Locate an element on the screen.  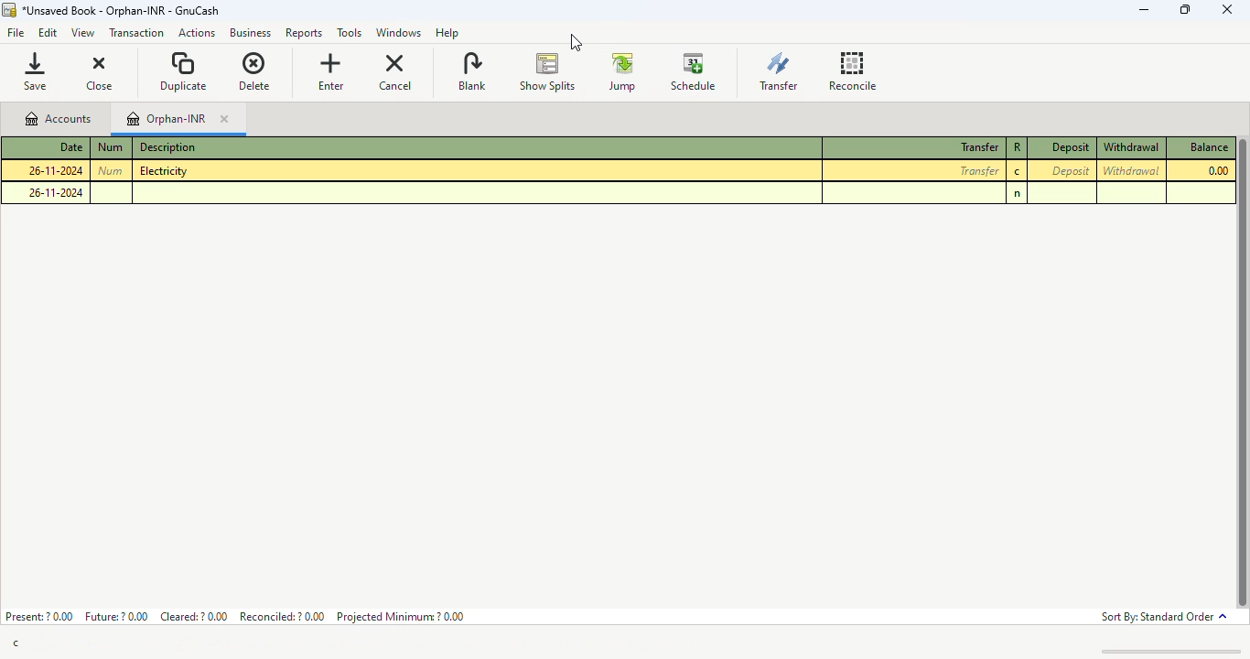
transaction is located at coordinates (136, 33).